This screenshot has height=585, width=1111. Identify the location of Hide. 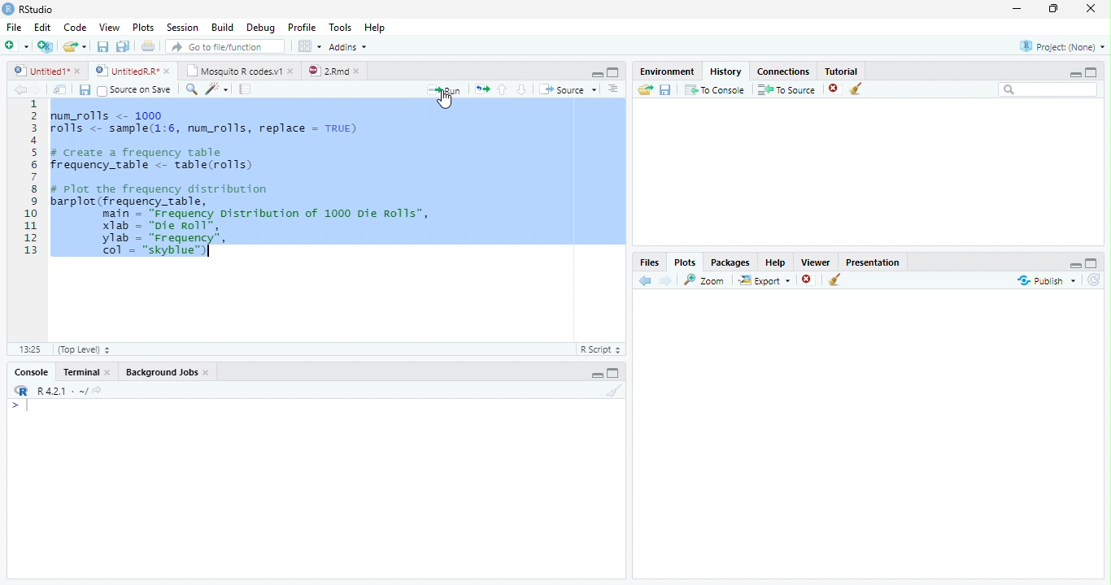
(595, 375).